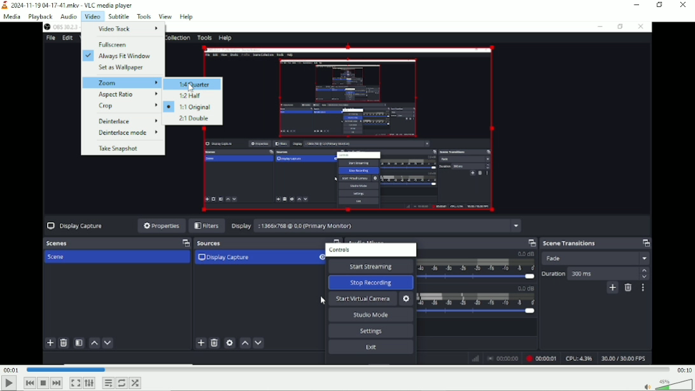 The height and width of the screenshot is (391, 695). What do you see at coordinates (122, 82) in the screenshot?
I see `Zoom` at bounding box center [122, 82].